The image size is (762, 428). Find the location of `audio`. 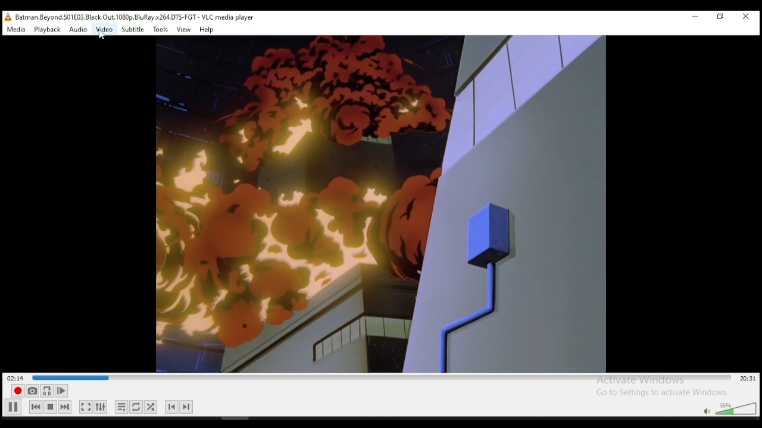

audio is located at coordinates (77, 30).